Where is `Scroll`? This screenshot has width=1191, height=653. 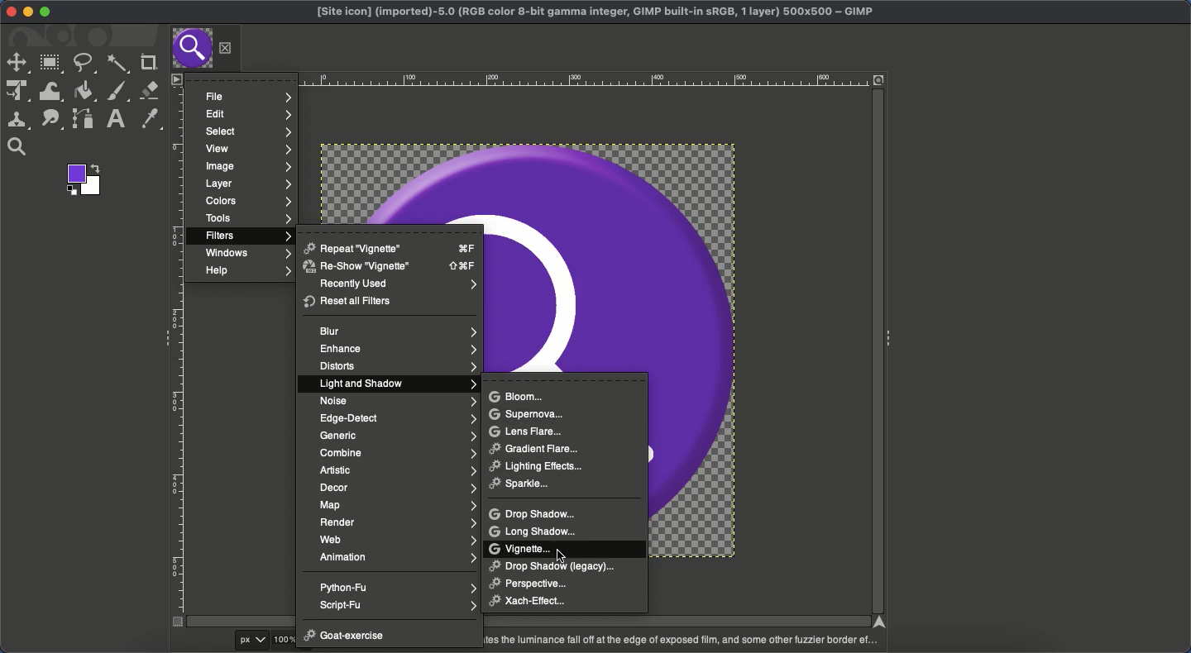 Scroll is located at coordinates (875, 353).